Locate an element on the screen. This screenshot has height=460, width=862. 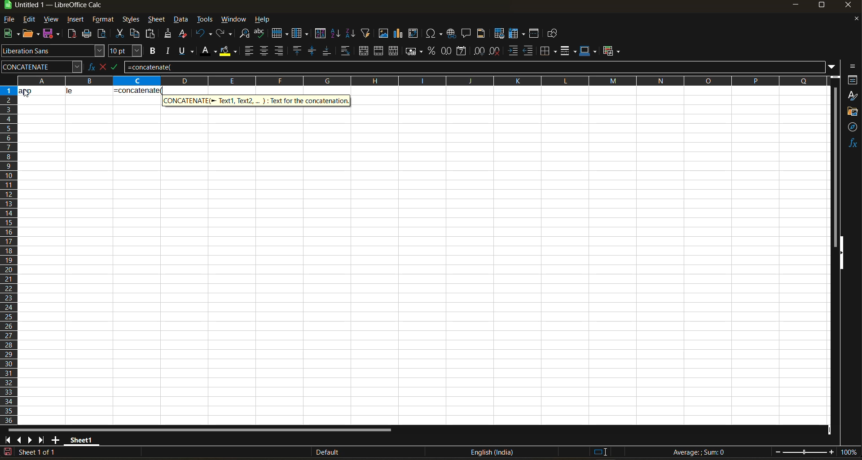
open is located at coordinates (32, 34).